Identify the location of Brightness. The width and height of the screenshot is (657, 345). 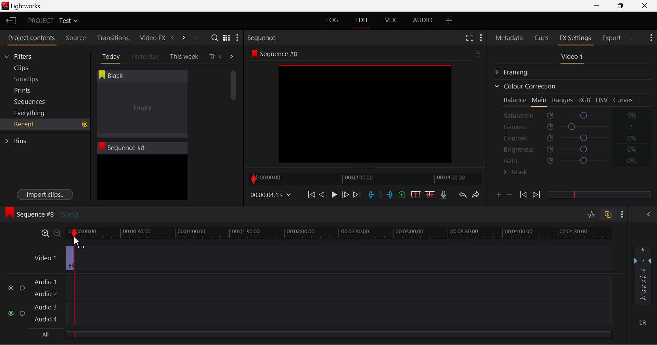
(573, 148).